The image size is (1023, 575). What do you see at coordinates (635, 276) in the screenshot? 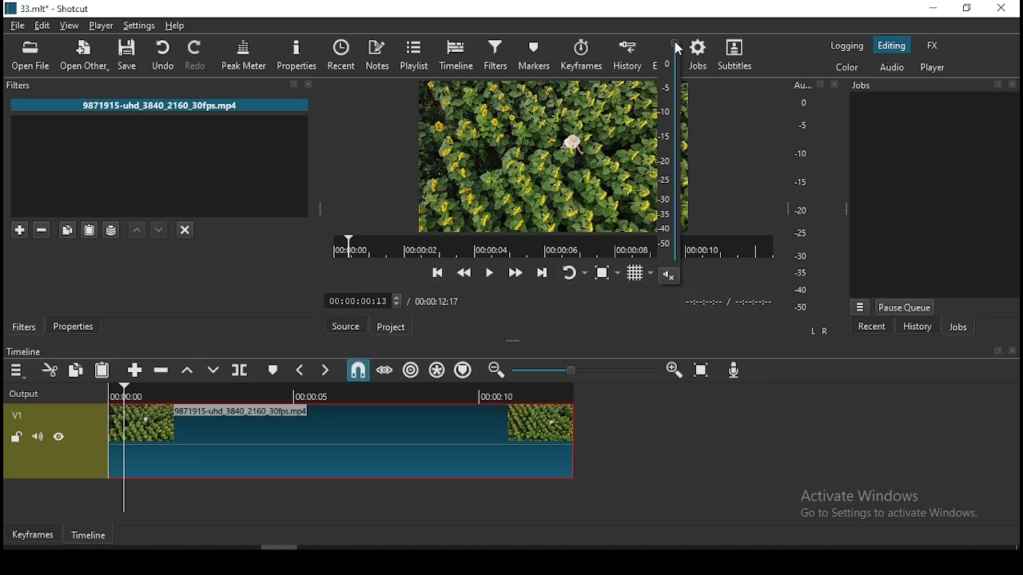
I see `toggle grid display on player` at bounding box center [635, 276].